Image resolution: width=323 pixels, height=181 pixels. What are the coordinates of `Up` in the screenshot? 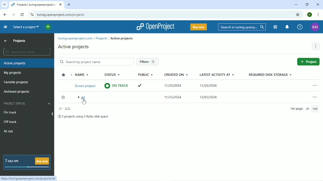 It's located at (6, 41).